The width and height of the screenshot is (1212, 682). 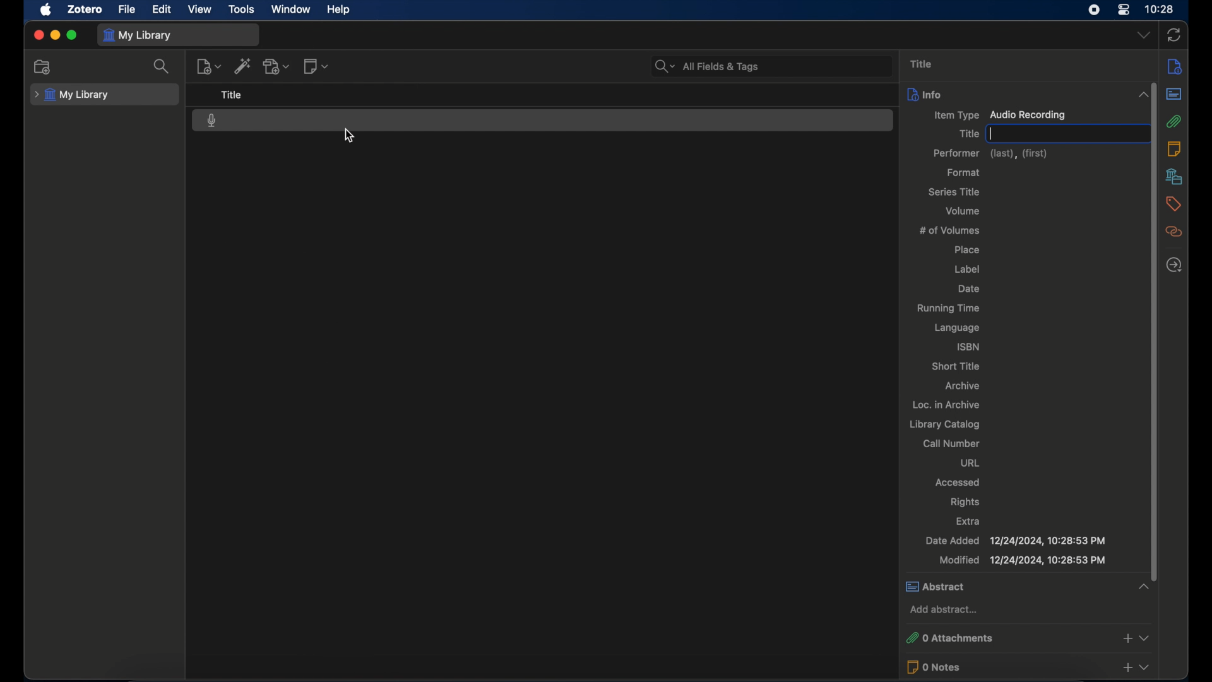 I want to click on tools, so click(x=241, y=9).